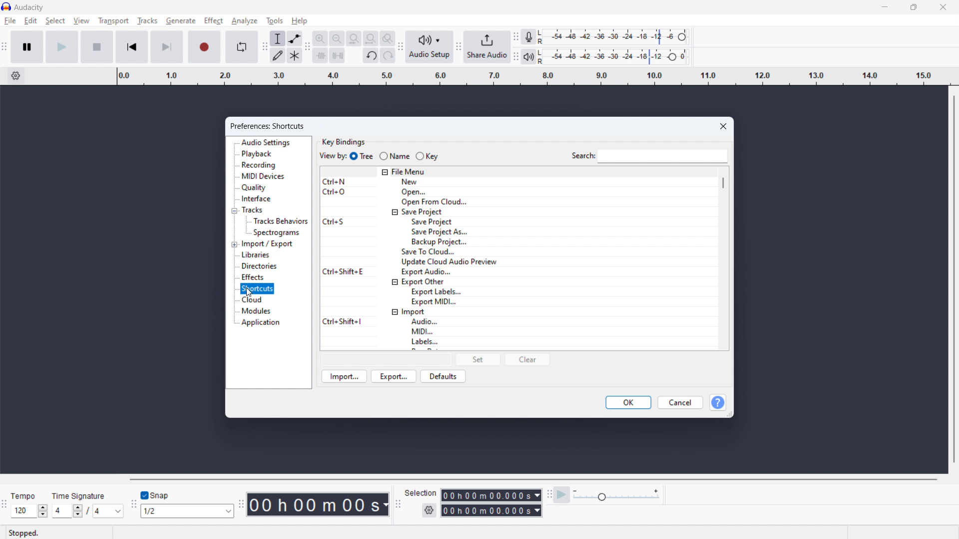 Image resolution: width=959 pixels, height=539 pixels. Describe the element at coordinates (515, 36) in the screenshot. I see `Enables movement of recording meter toolbar` at that location.